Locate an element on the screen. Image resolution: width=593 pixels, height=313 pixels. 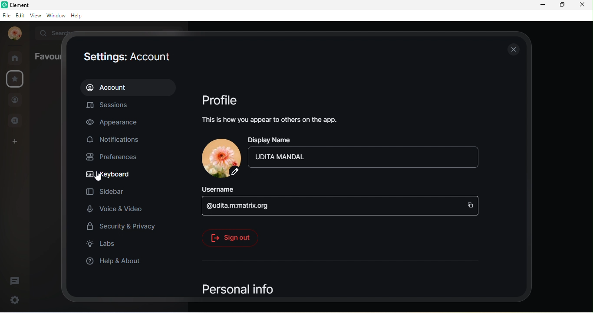
help and about is located at coordinates (114, 261).